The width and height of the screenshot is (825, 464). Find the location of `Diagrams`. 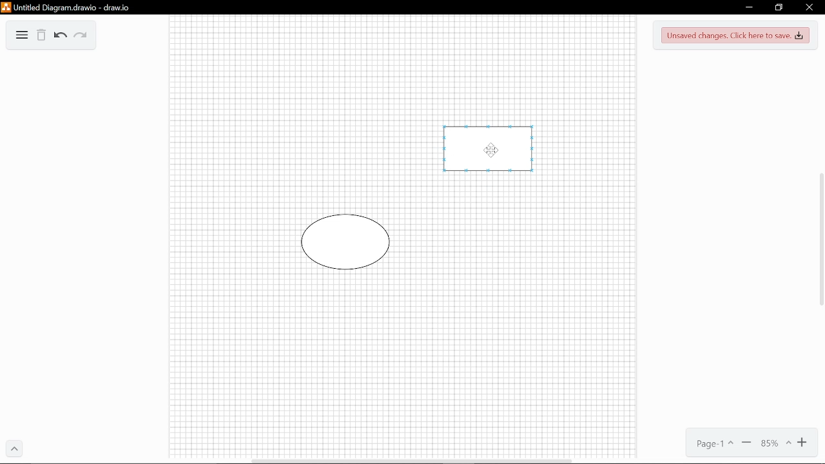

Diagrams is located at coordinates (22, 37).